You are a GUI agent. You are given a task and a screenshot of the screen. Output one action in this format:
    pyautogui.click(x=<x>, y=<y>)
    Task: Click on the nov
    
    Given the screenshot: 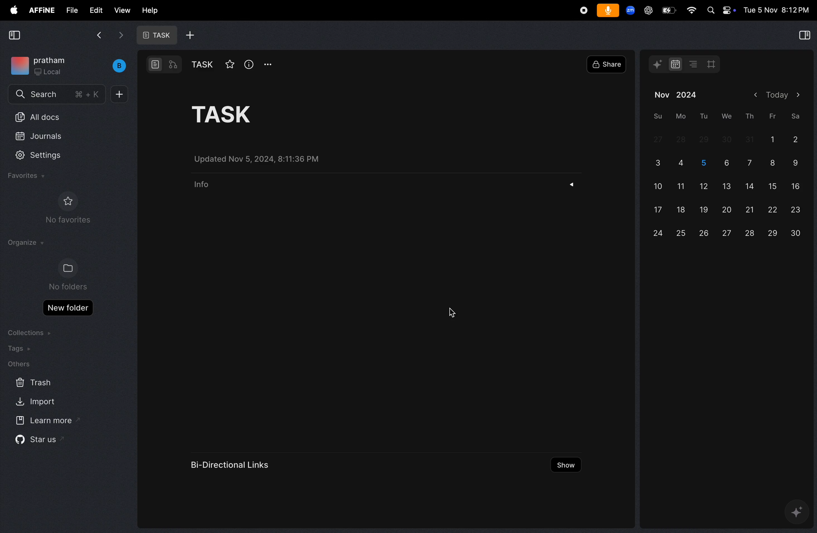 What is the action you would take?
    pyautogui.click(x=660, y=94)
    